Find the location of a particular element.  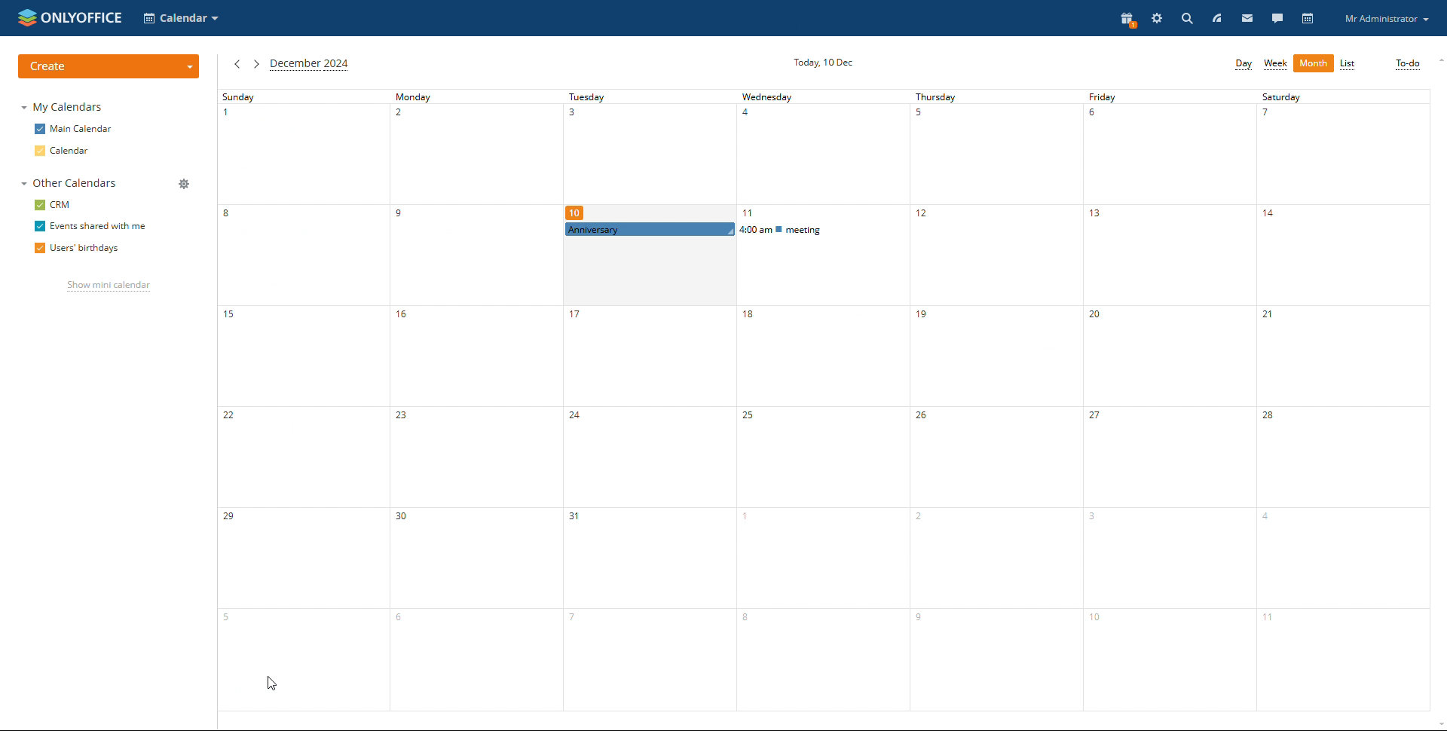

scheduled events is located at coordinates (736, 230).